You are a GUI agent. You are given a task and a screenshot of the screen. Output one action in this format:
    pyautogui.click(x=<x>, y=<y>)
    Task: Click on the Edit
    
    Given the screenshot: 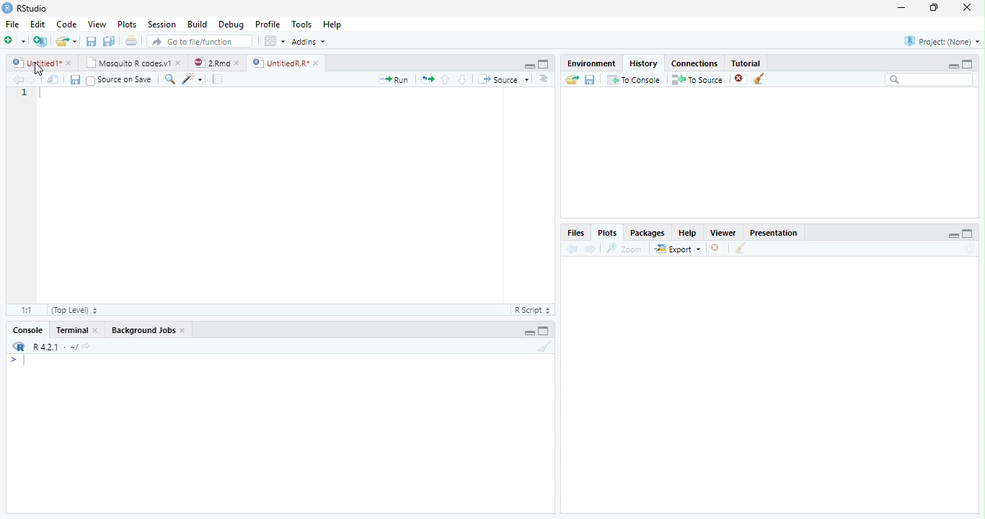 What is the action you would take?
    pyautogui.click(x=39, y=24)
    